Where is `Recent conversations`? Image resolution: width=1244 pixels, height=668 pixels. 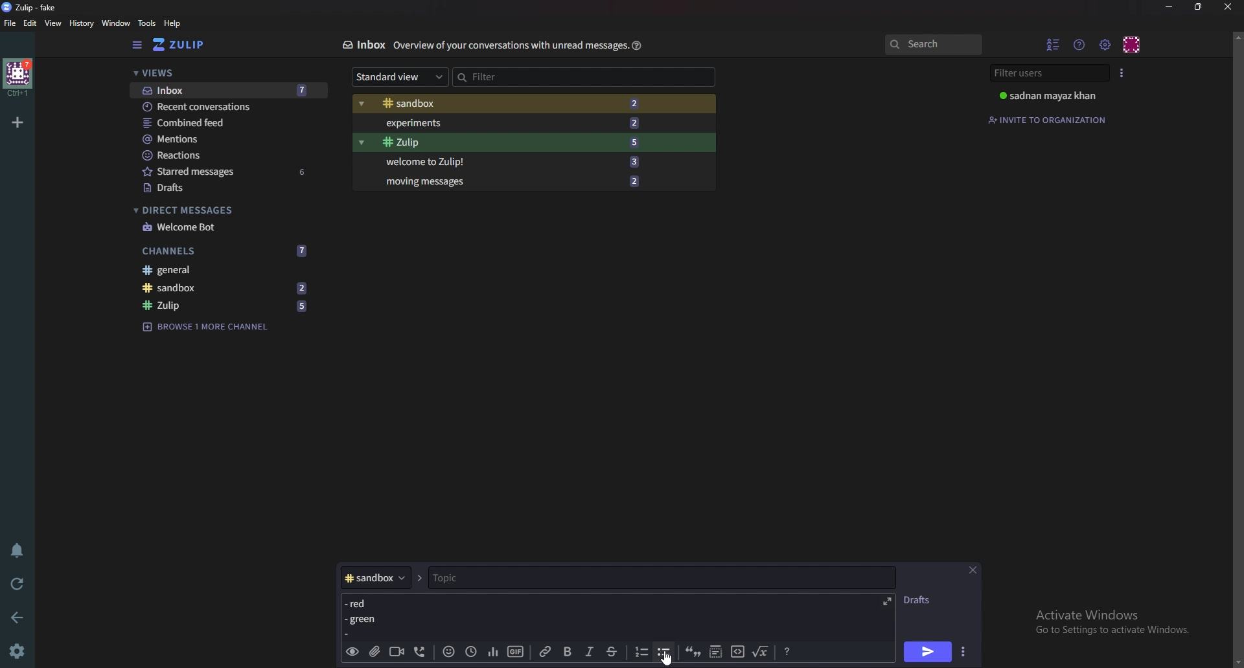 Recent conversations is located at coordinates (229, 106).